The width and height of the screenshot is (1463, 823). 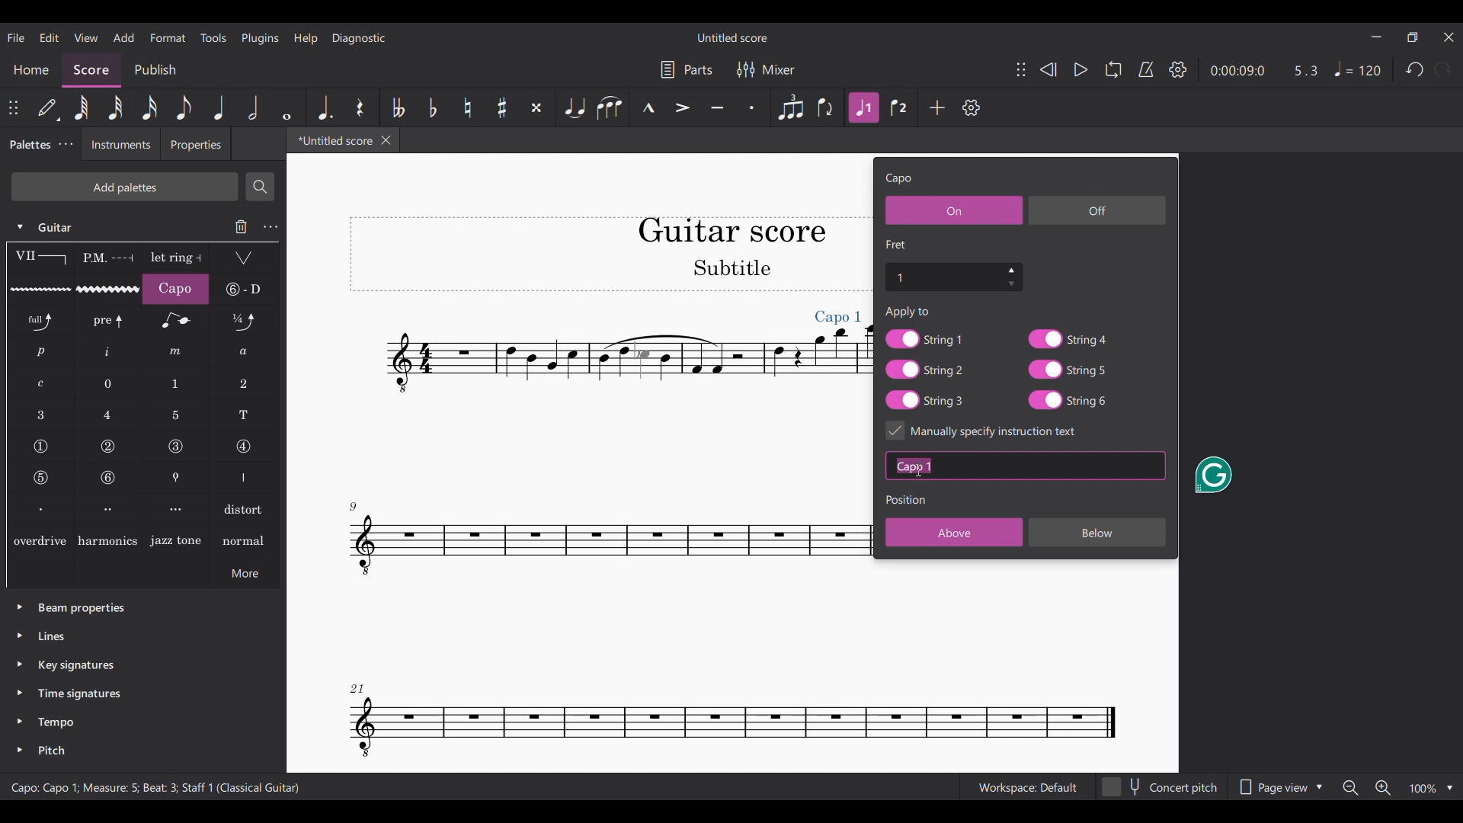 What do you see at coordinates (124, 187) in the screenshot?
I see `Add palette` at bounding box center [124, 187].